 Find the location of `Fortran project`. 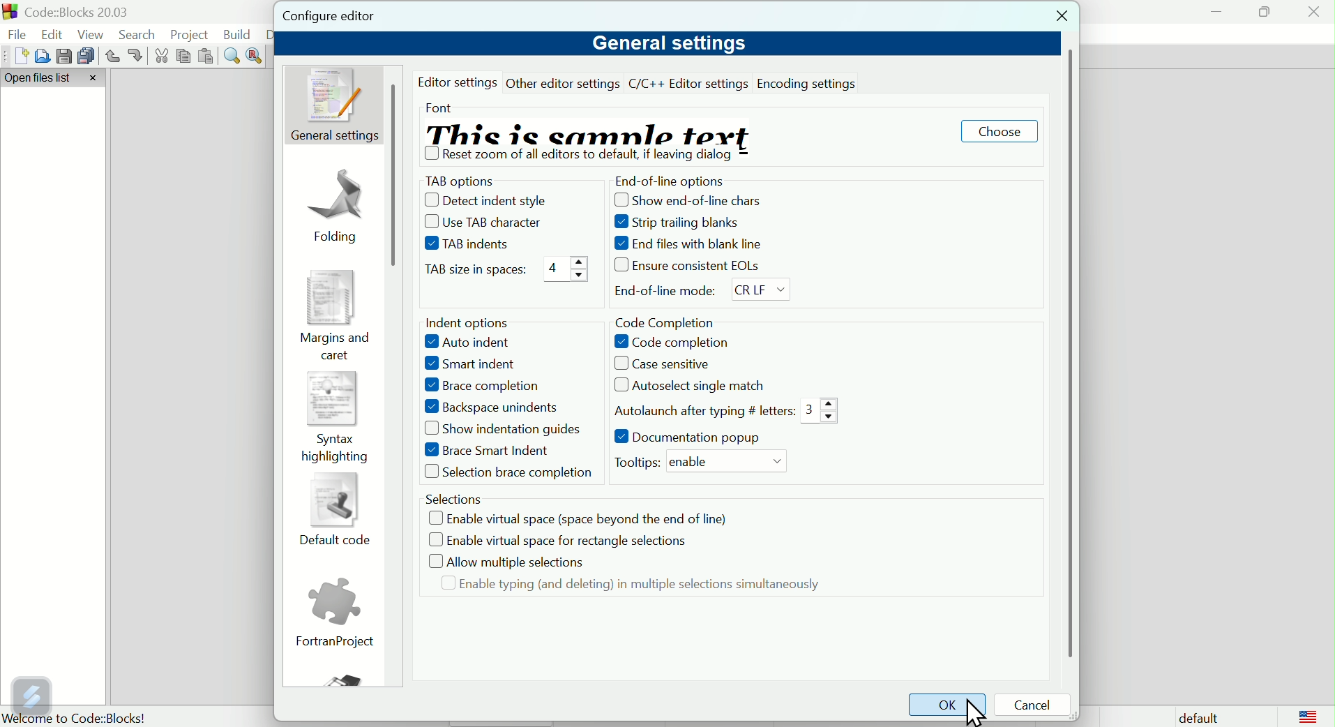

Fortran project is located at coordinates (334, 615).